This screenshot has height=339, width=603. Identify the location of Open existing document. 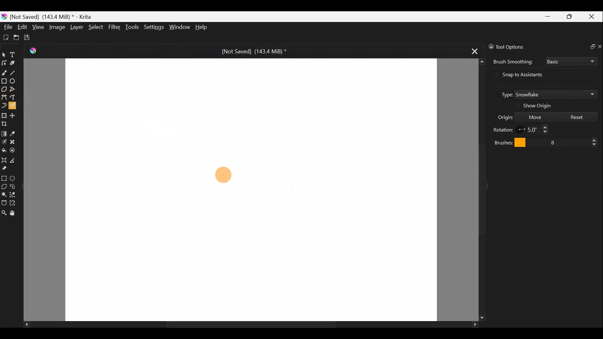
(17, 37).